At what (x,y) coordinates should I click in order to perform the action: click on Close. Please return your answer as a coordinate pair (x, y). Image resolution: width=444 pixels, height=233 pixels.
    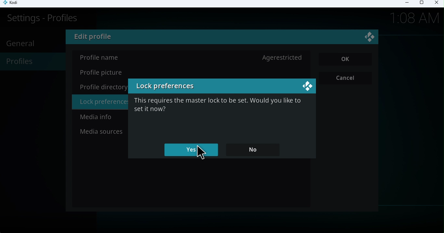
    Looking at the image, I should click on (371, 38).